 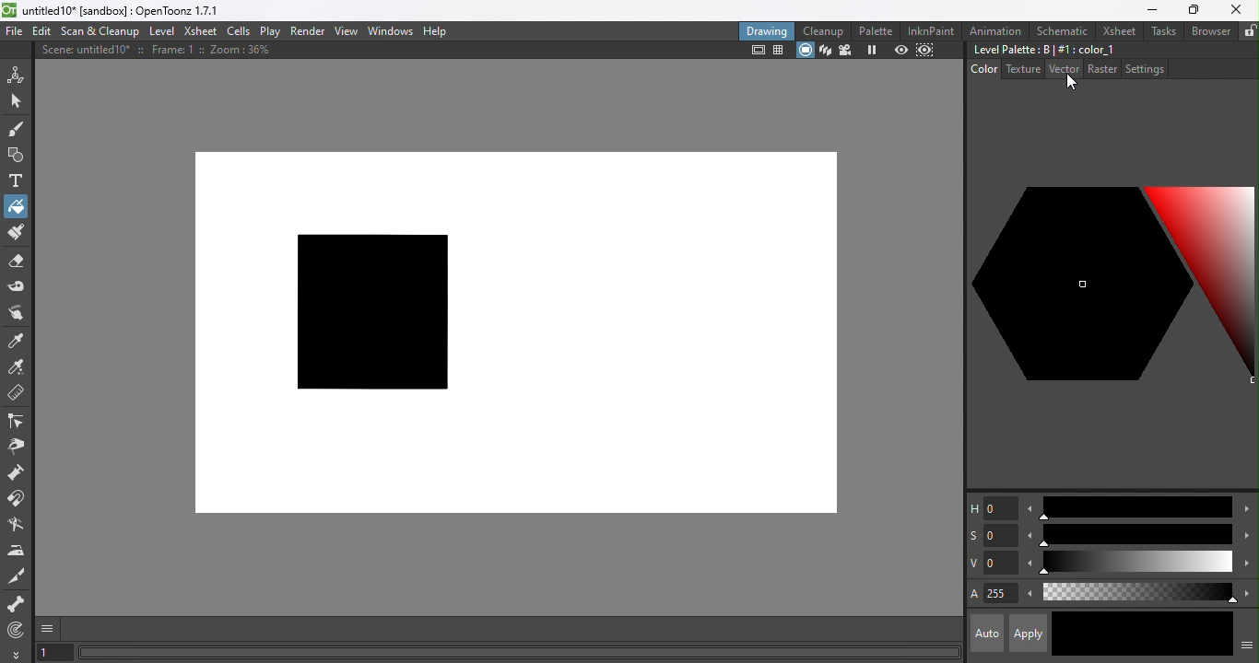 What do you see at coordinates (1030, 508) in the screenshot?
I see `Decrease` at bounding box center [1030, 508].